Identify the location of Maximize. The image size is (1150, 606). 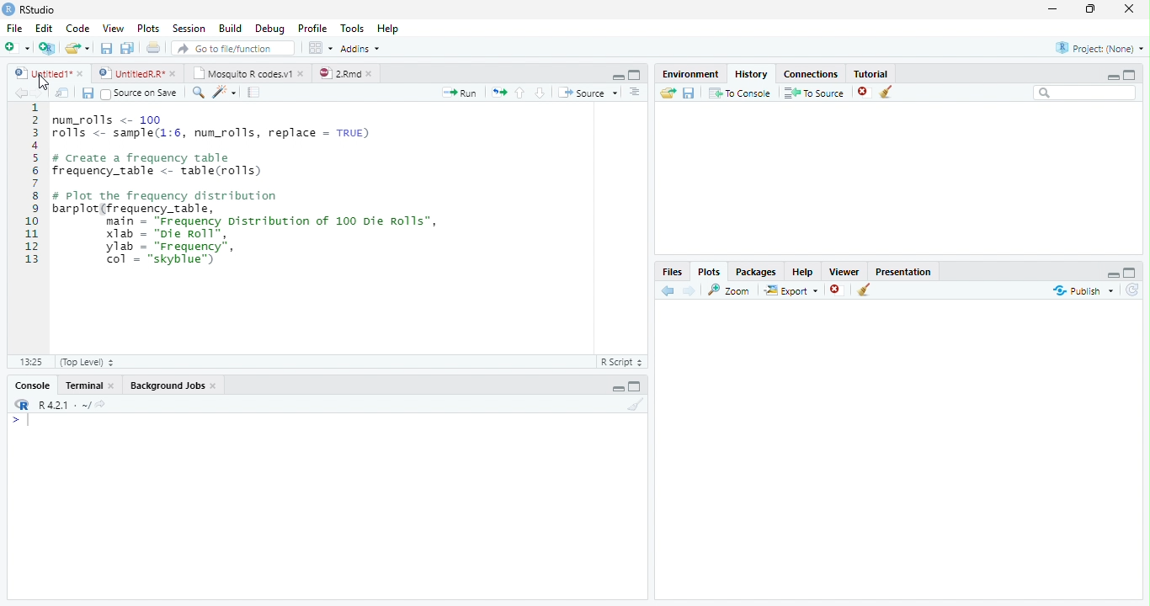
(1091, 9).